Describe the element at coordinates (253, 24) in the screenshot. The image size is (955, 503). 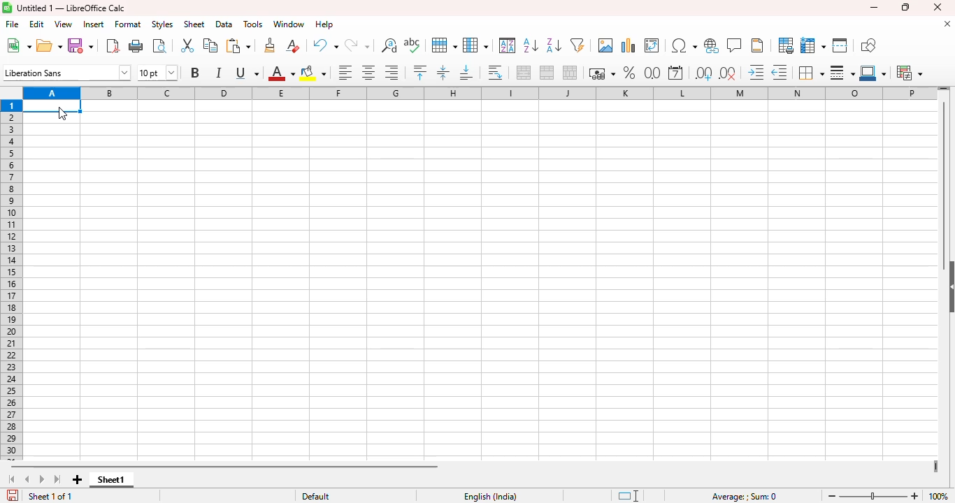
I see `tools` at that location.